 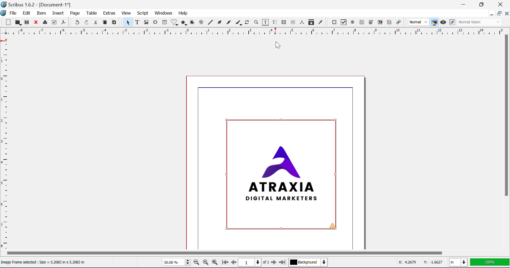 What do you see at coordinates (92, 14) in the screenshot?
I see `Table` at bounding box center [92, 14].